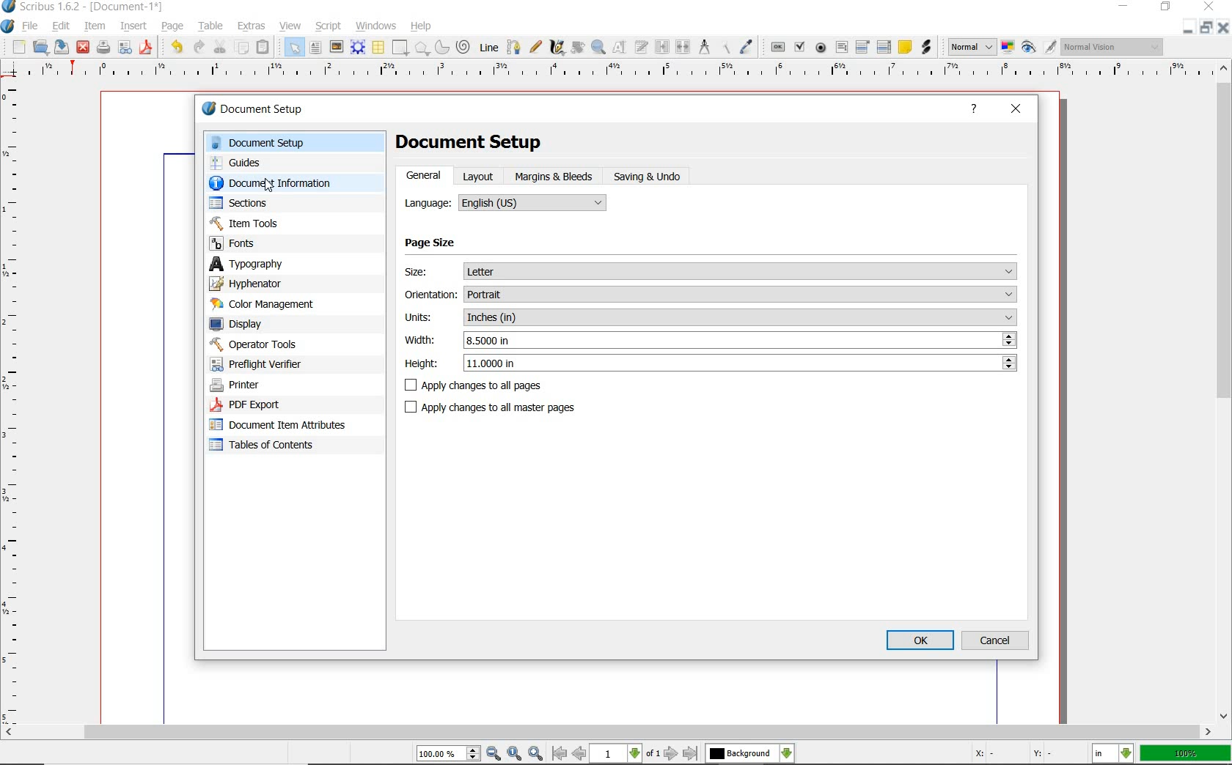 Image resolution: width=1232 pixels, height=765 pixels. I want to click on table, so click(211, 26).